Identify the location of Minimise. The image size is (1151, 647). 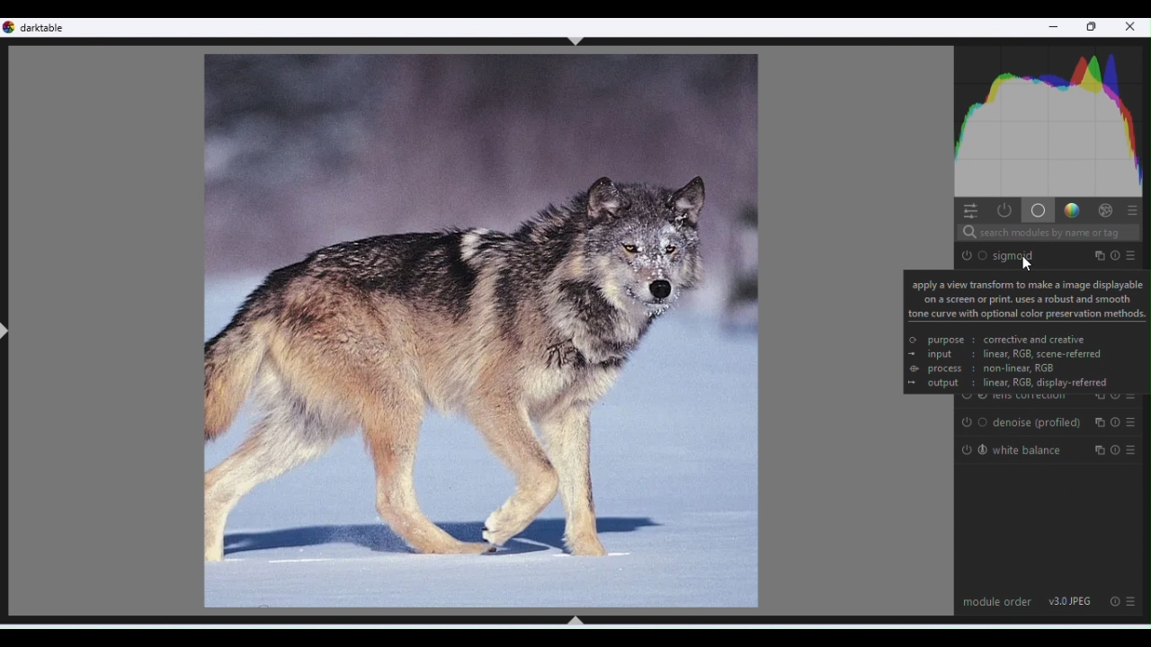
(1053, 30).